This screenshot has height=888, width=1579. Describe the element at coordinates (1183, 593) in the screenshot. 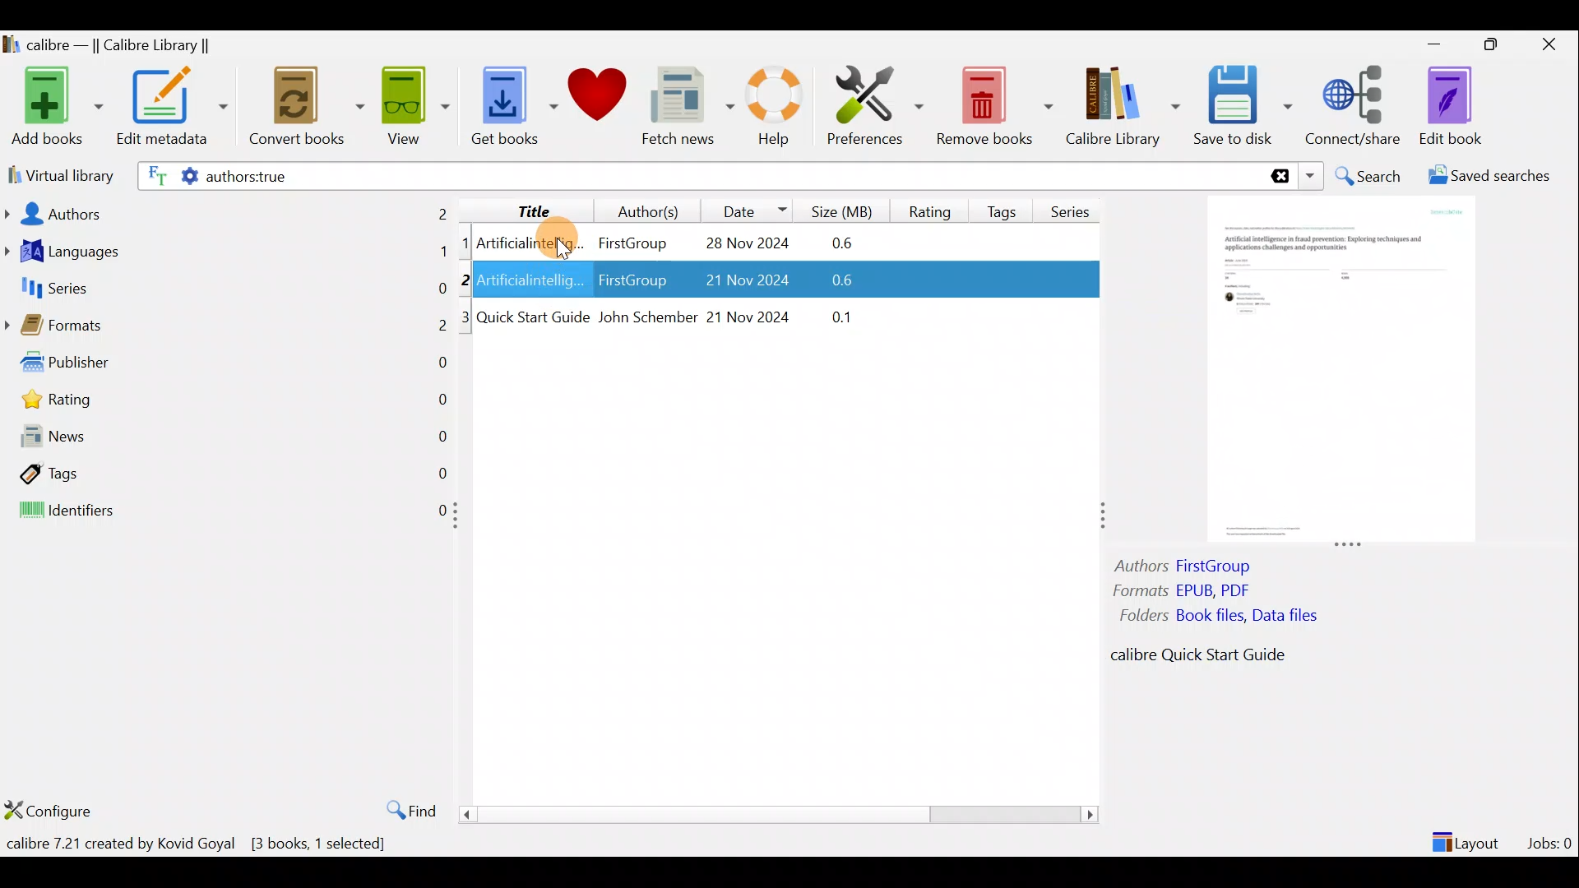

I see `Formats: EPUB, PDF` at that location.